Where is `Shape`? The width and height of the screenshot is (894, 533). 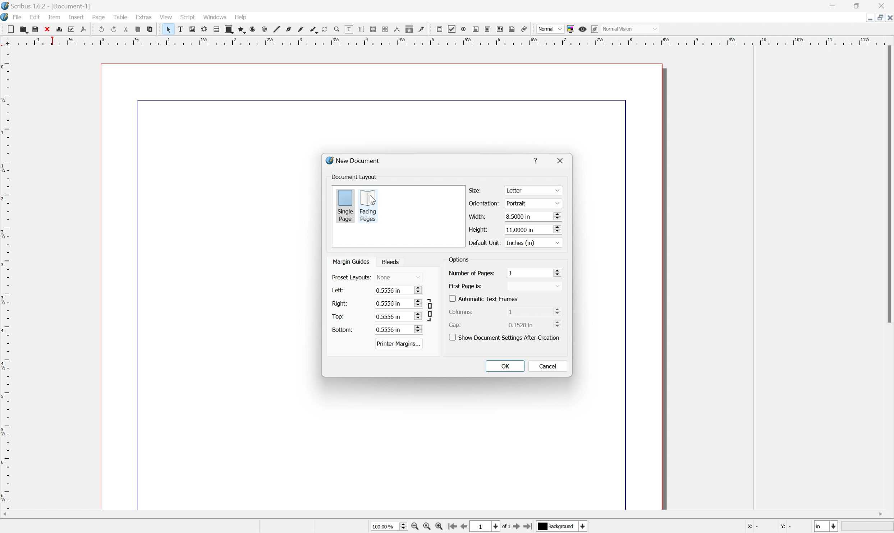 Shape is located at coordinates (227, 29).